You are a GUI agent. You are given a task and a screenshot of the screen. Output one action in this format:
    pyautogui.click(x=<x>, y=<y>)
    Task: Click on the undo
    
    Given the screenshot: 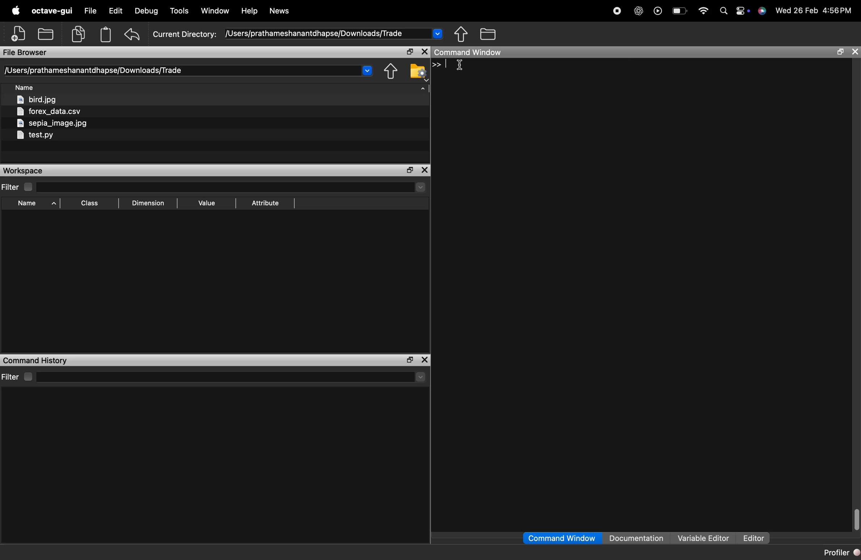 What is the action you would take?
    pyautogui.click(x=133, y=34)
    